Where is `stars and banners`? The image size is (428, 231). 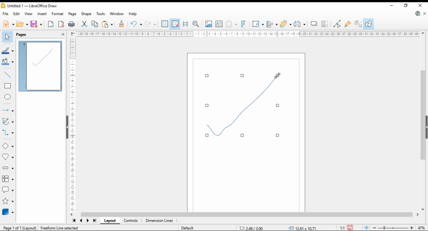
stars and banners is located at coordinates (8, 201).